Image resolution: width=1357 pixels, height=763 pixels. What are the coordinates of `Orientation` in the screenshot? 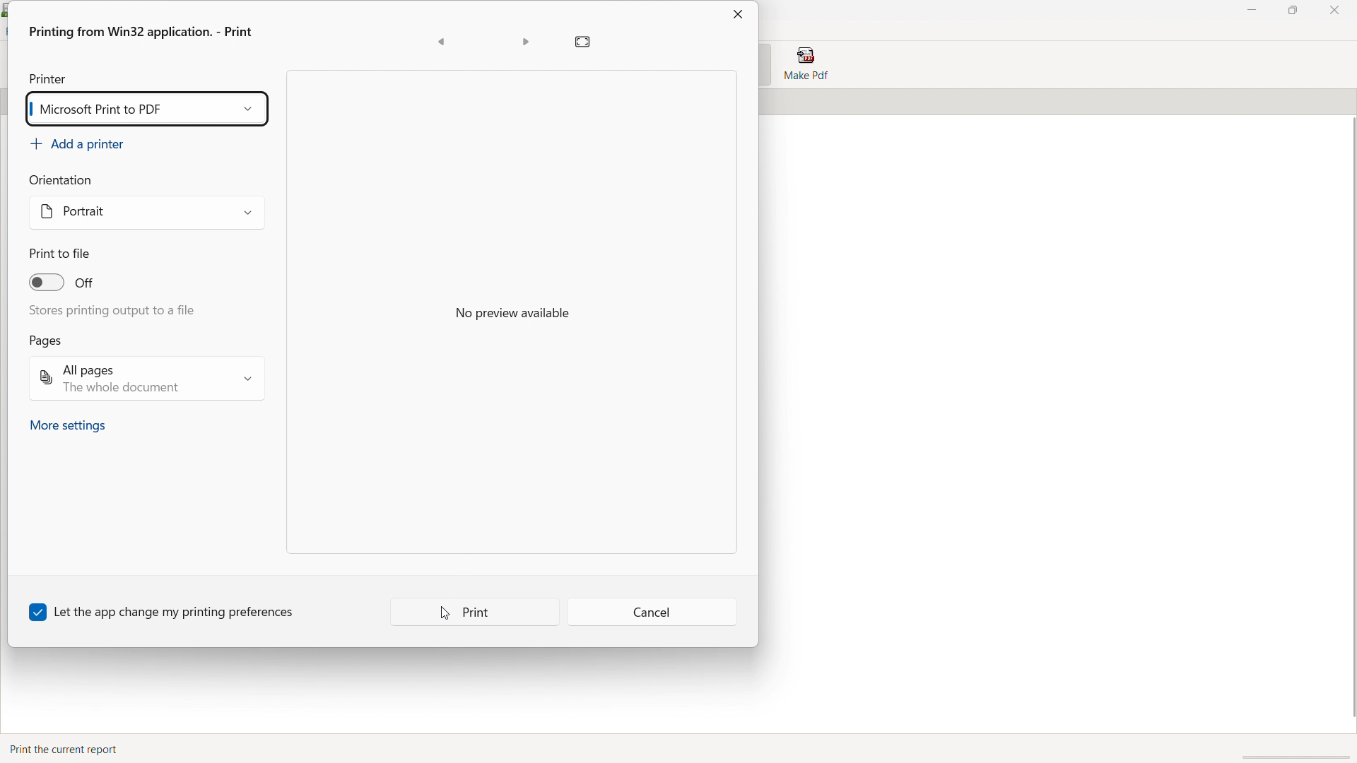 It's located at (66, 180).